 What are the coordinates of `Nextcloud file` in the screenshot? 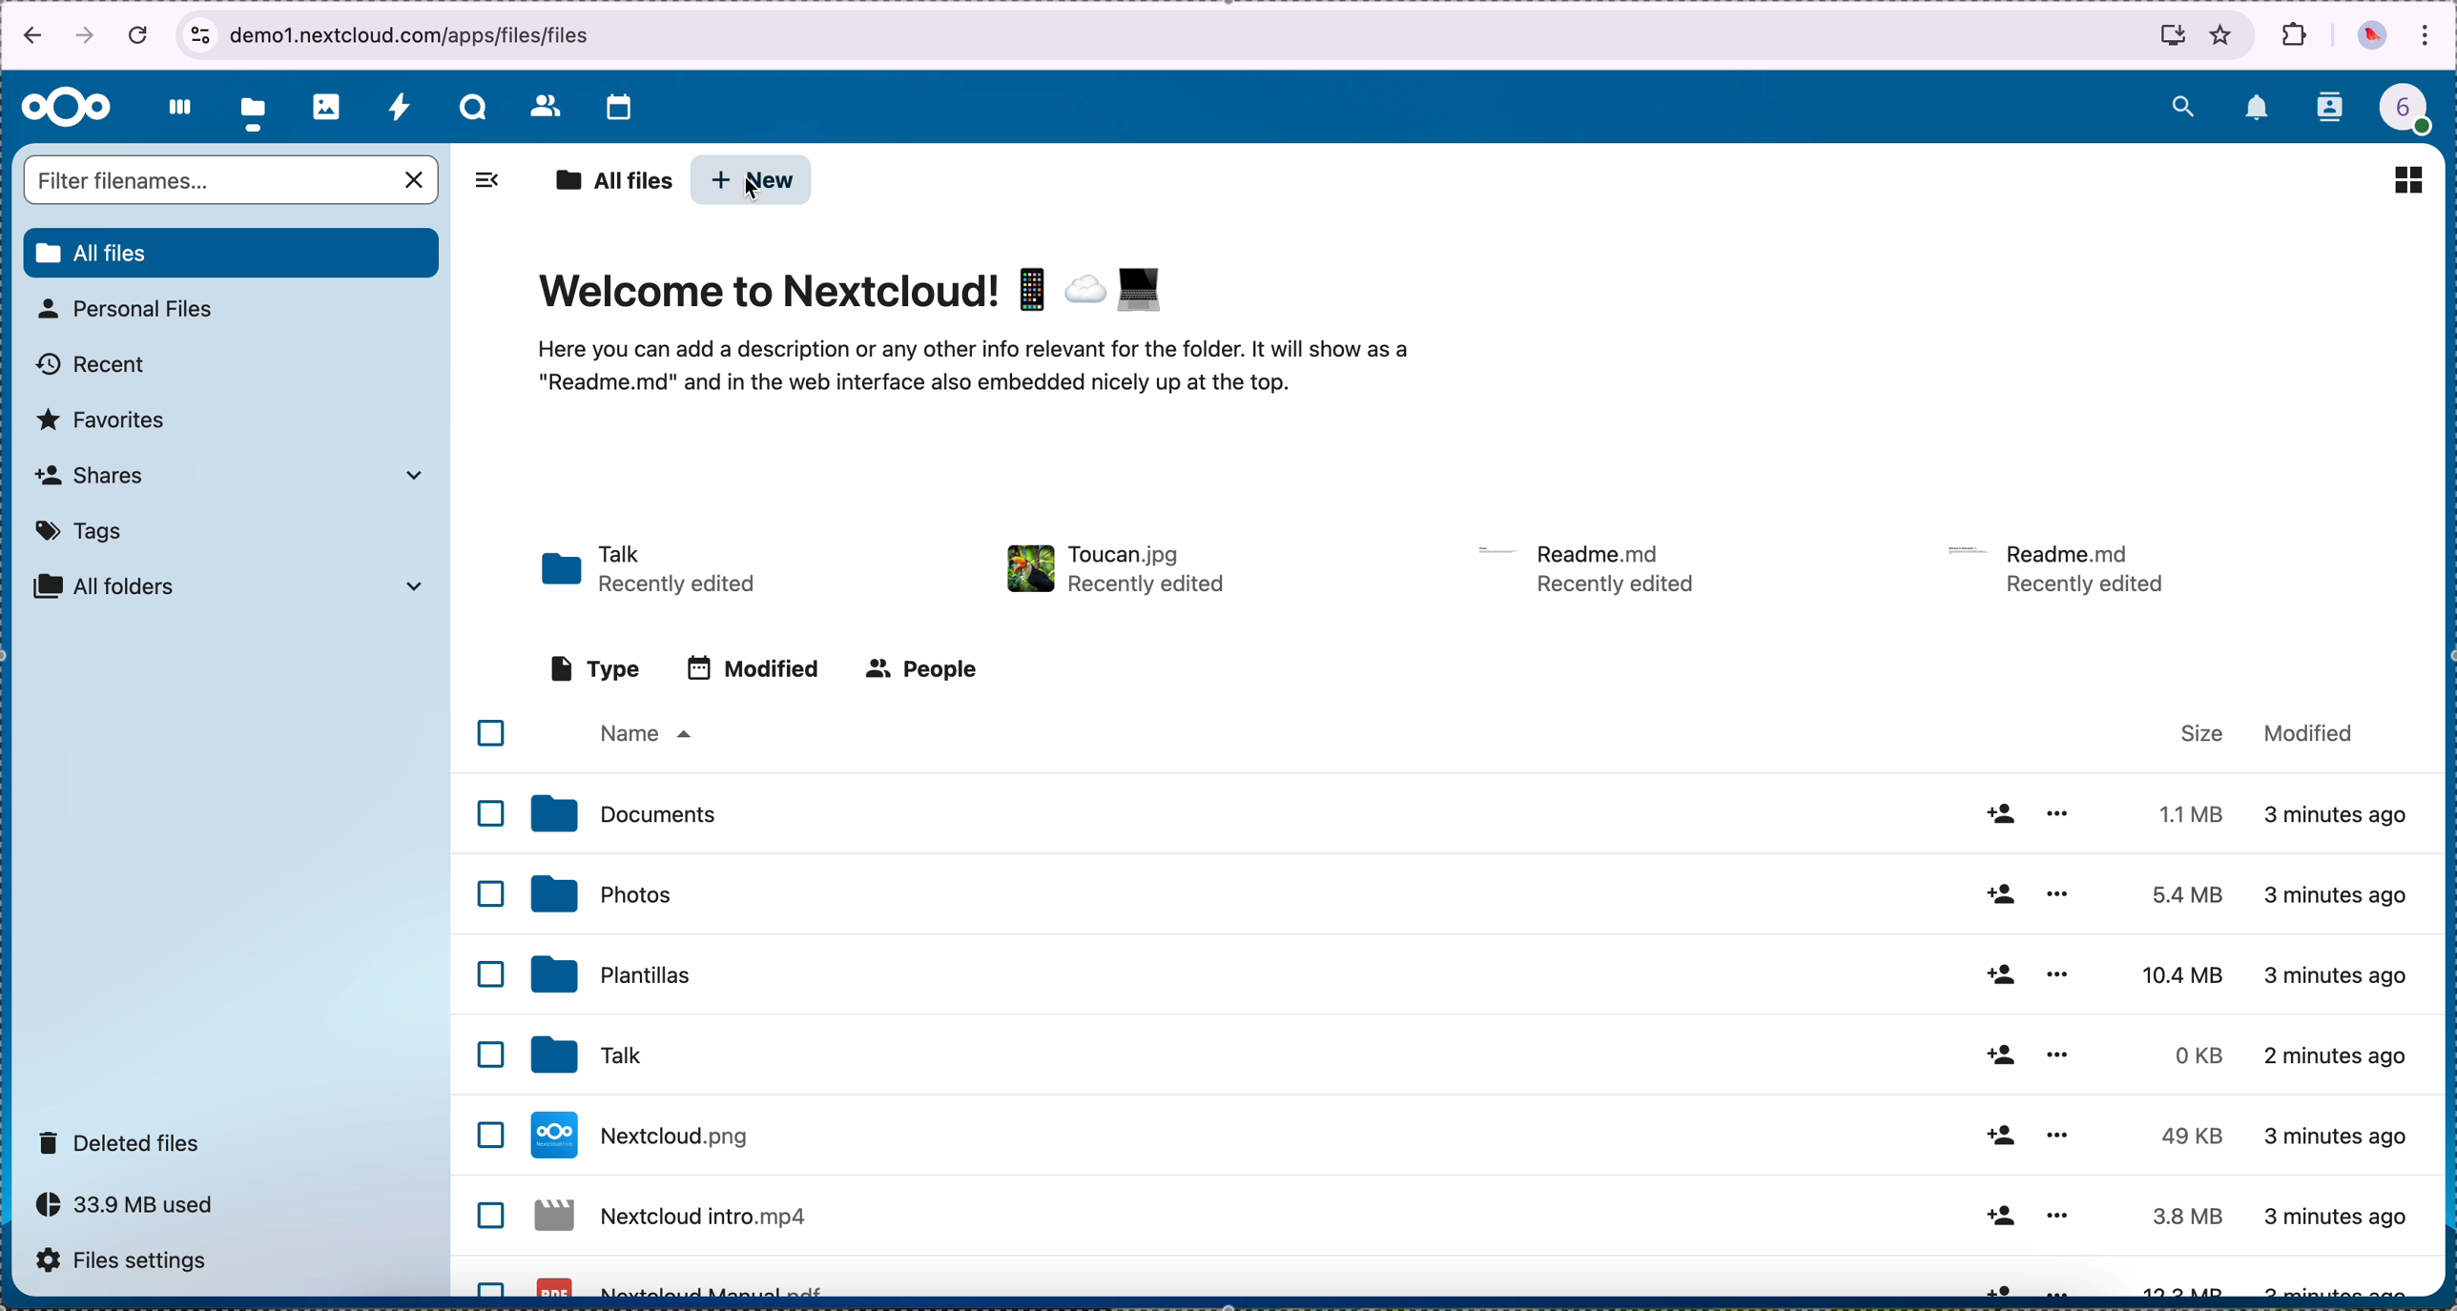 It's located at (682, 1284).